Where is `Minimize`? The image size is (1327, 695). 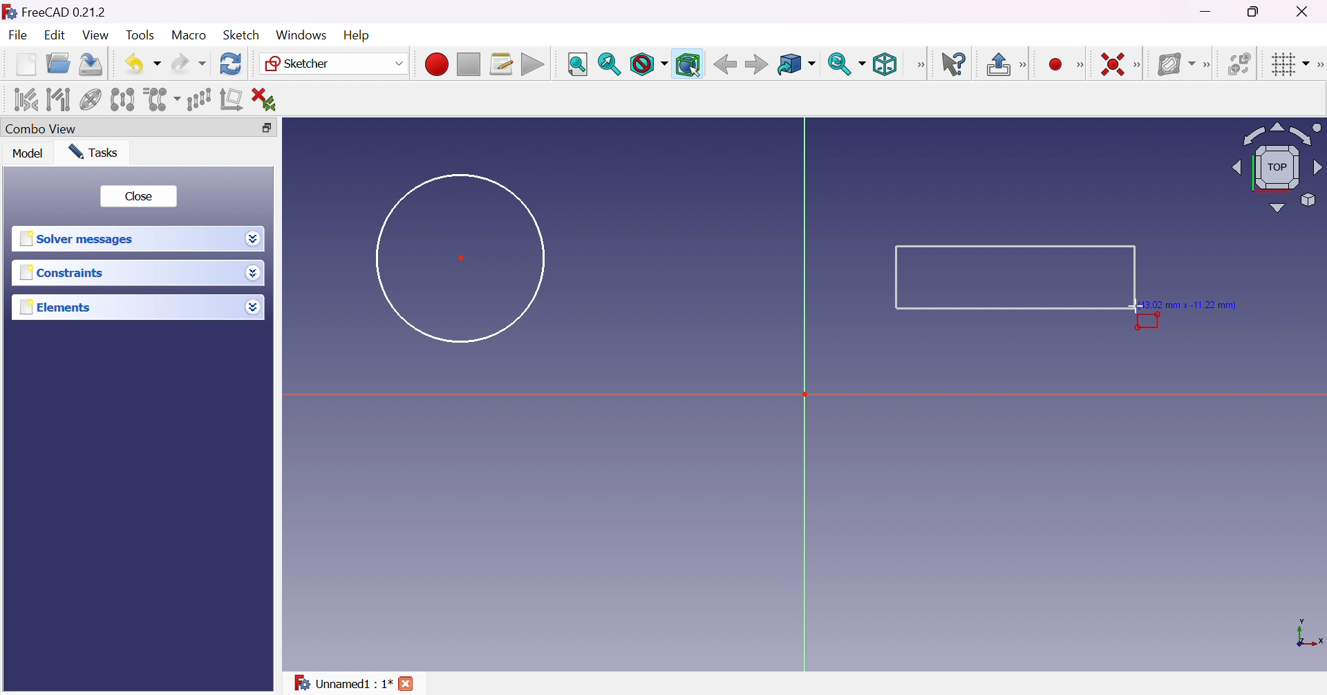 Minimize is located at coordinates (1209, 12).